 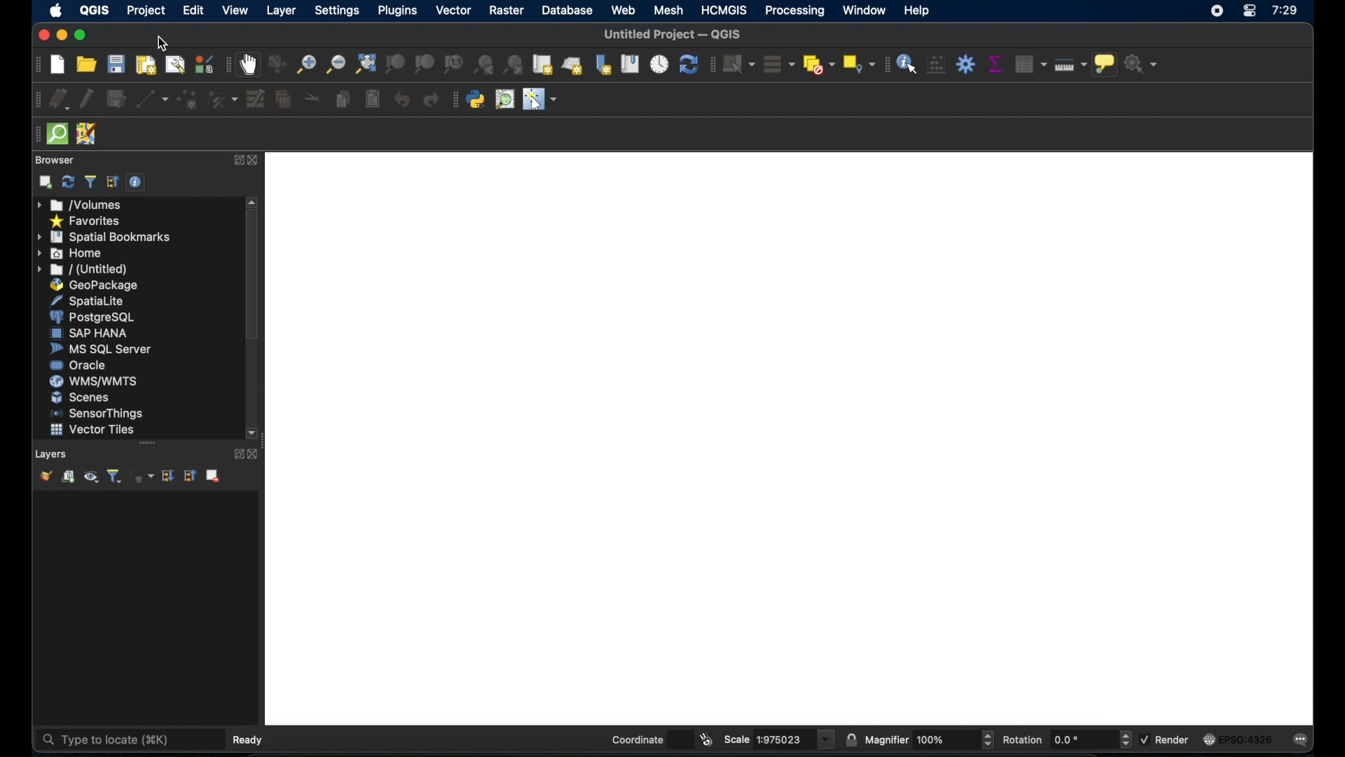 What do you see at coordinates (670, 10) in the screenshot?
I see `mesh` at bounding box center [670, 10].